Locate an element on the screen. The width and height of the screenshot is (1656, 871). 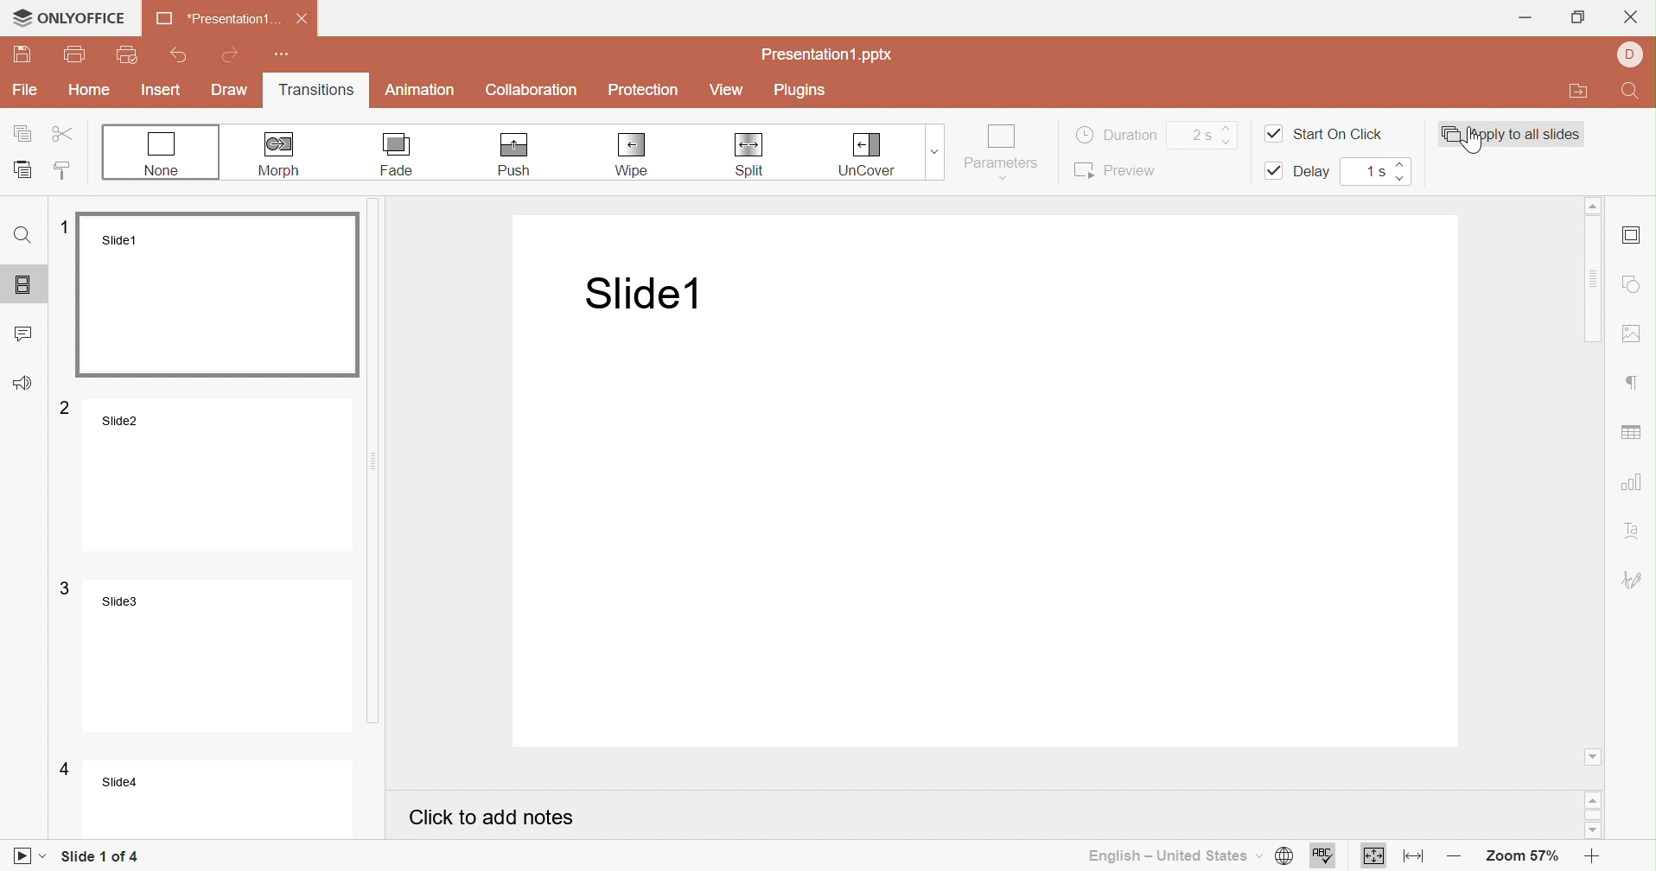
Zoom out is located at coordinates (1460, 854).